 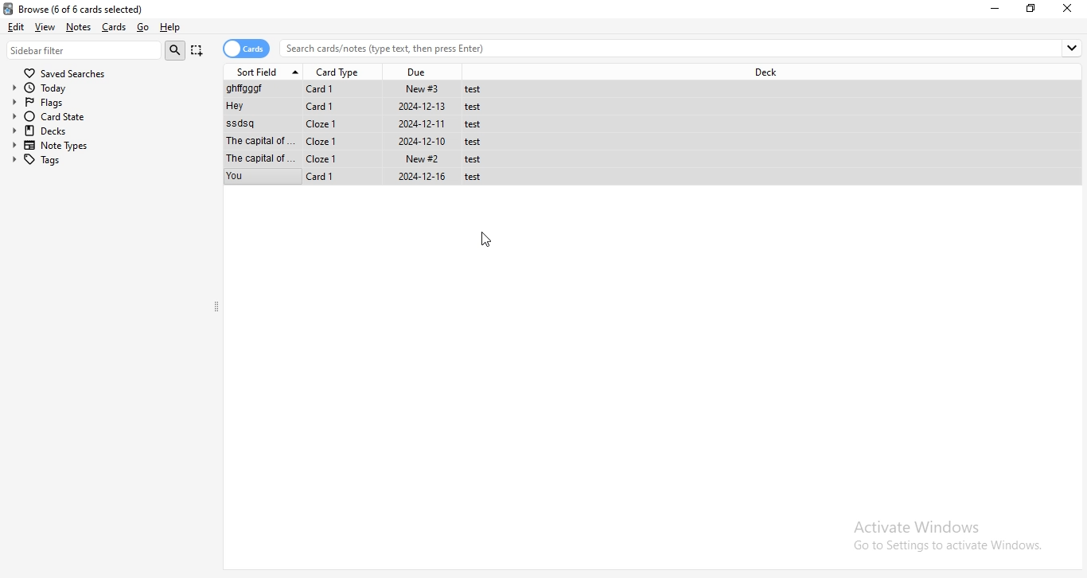 What do you see at coordinates (266, 71) in the screenshot?
I see `sort field` at bounding box center [266, 71].